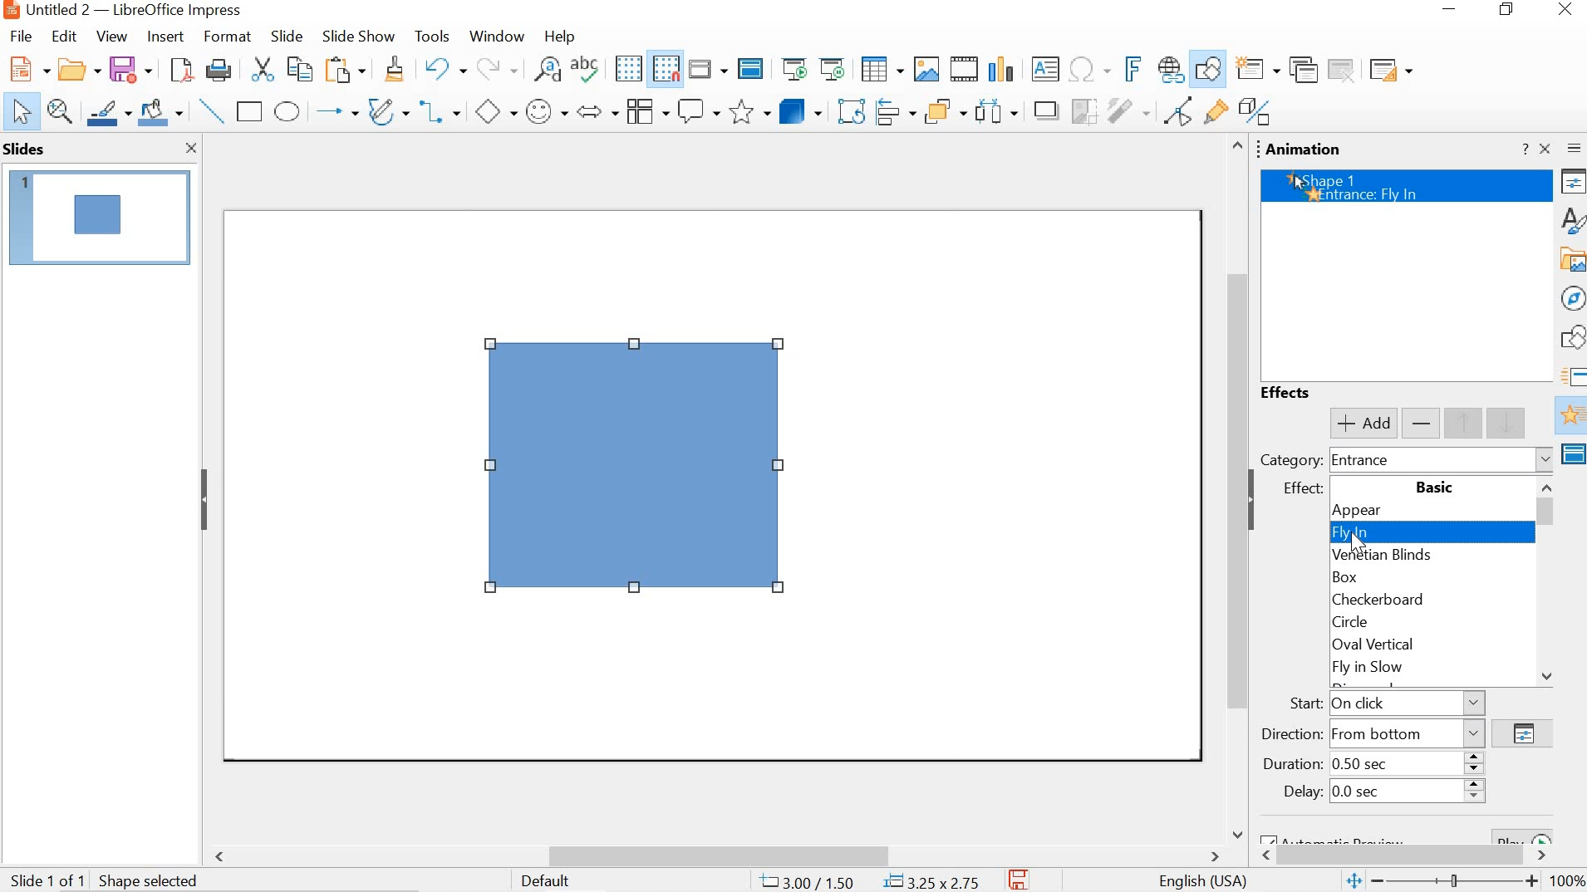 The width and height of the screenshot is (1587, 892). What do you see at coordinates (546, 69) in the screenshot?
I see `find and replace` at bounding box center [546, 69].